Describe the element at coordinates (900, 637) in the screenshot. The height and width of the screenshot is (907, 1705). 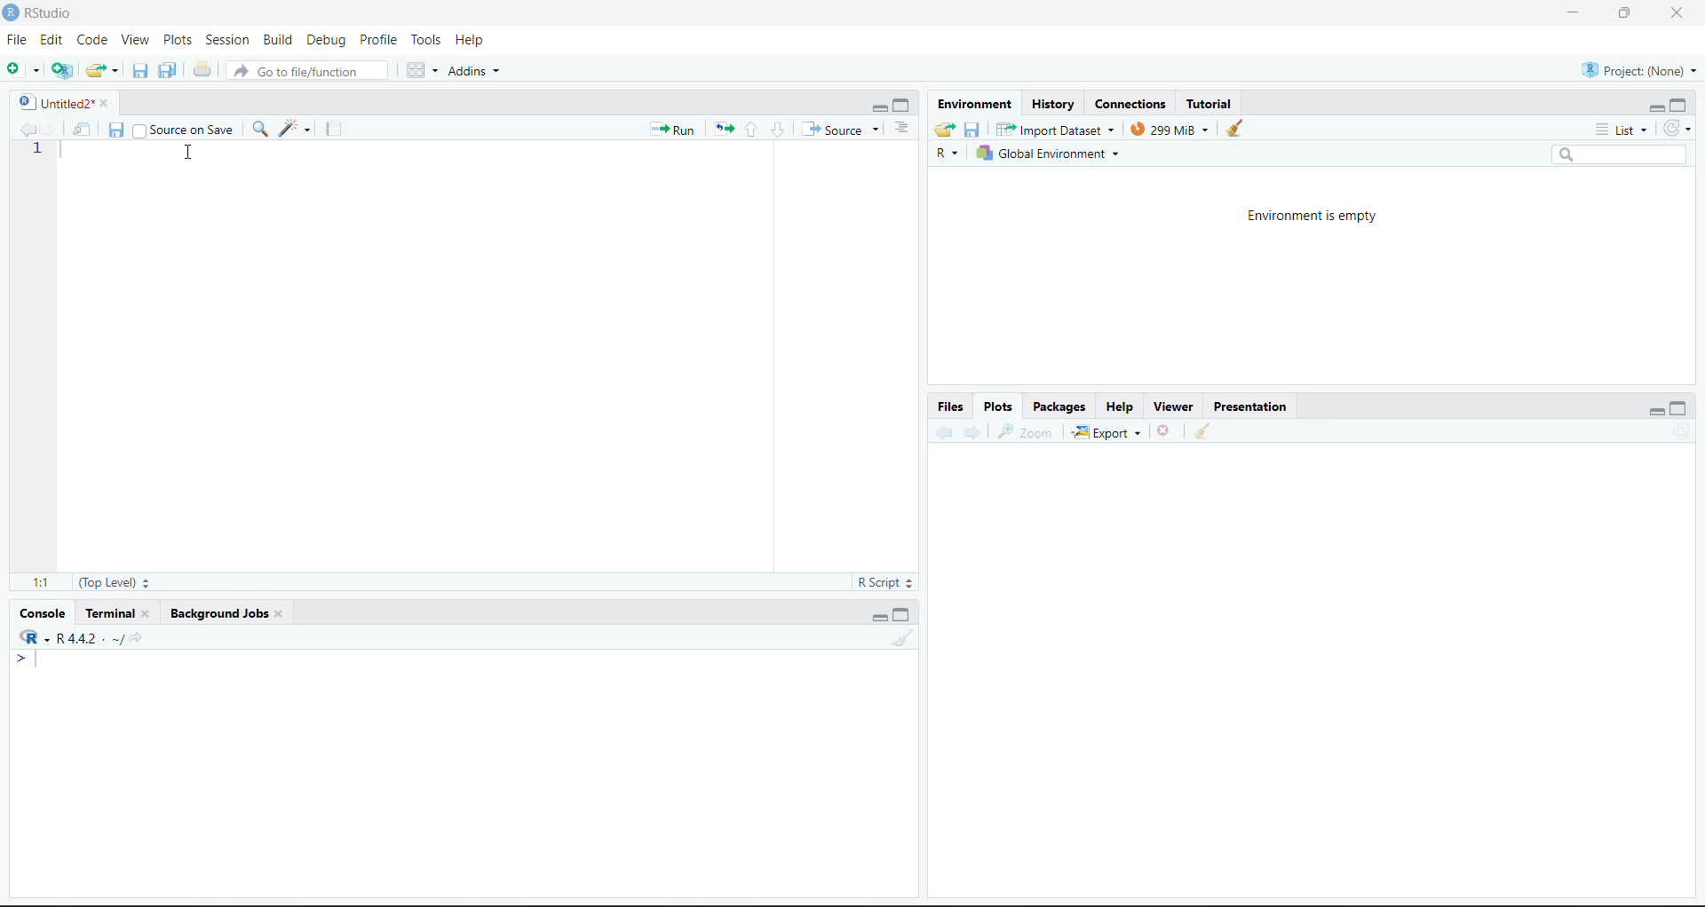
I see `clear console` at that location.